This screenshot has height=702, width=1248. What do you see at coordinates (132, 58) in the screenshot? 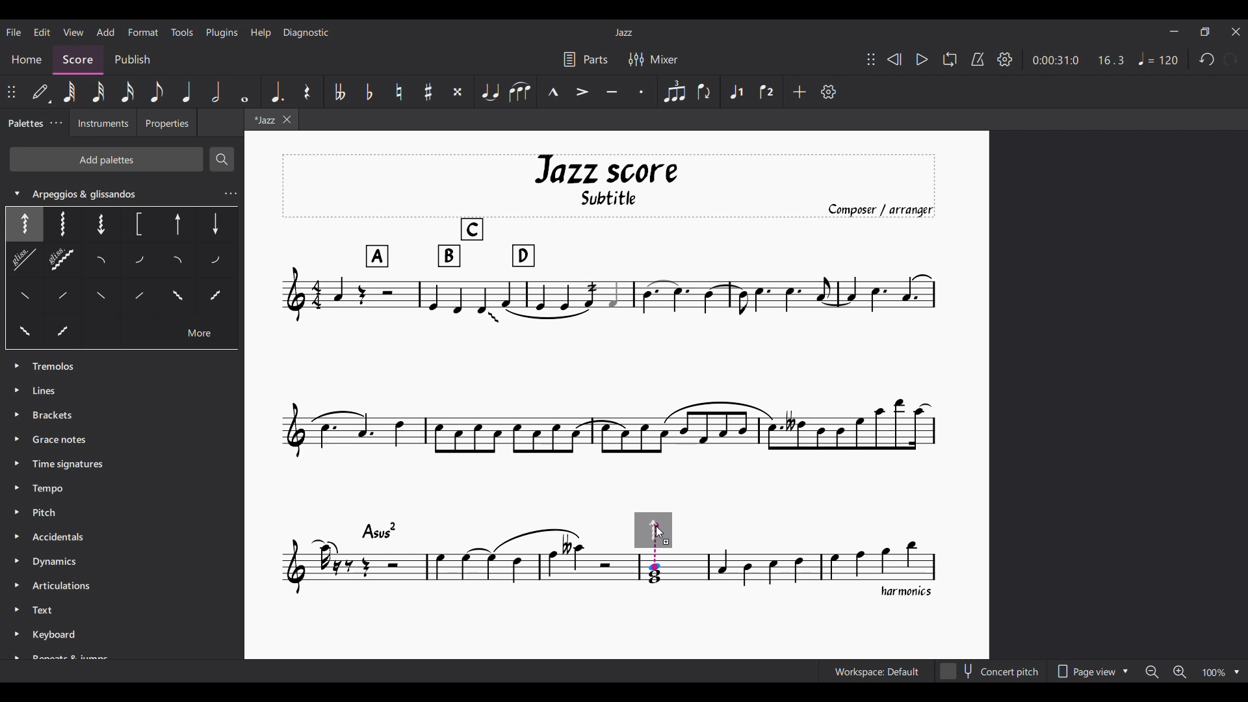
I see `Publish` at bounding box center [132, 58].